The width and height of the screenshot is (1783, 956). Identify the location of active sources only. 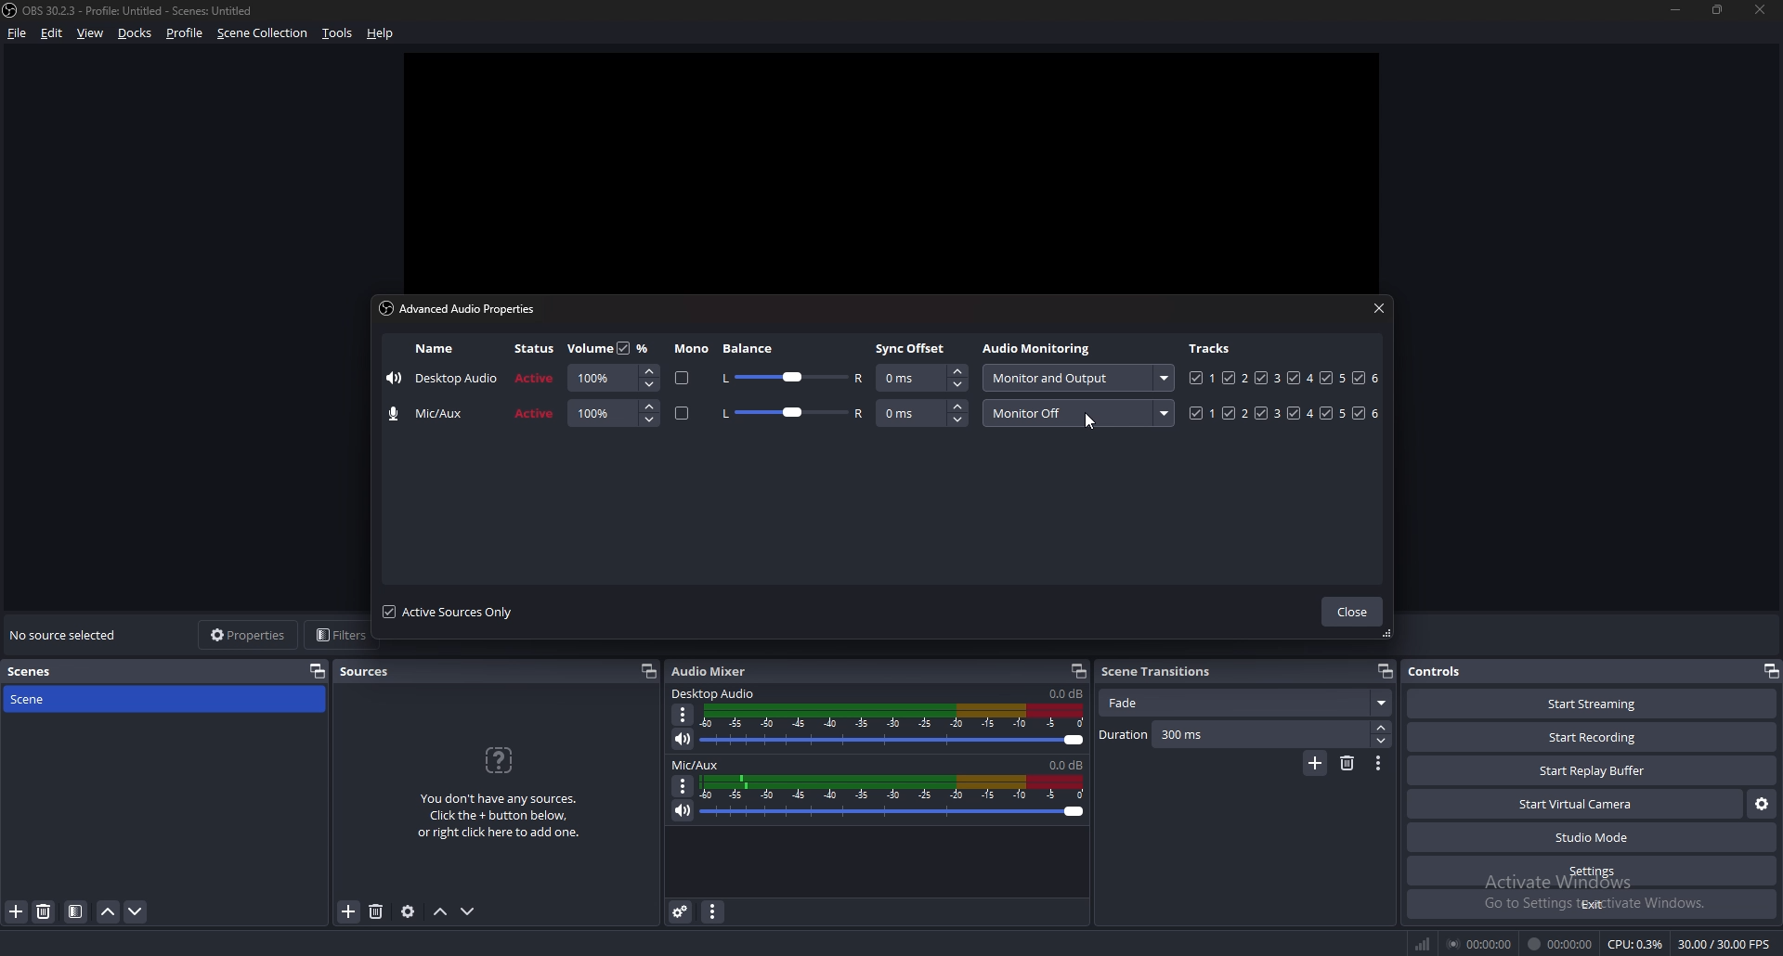
(455, 613).